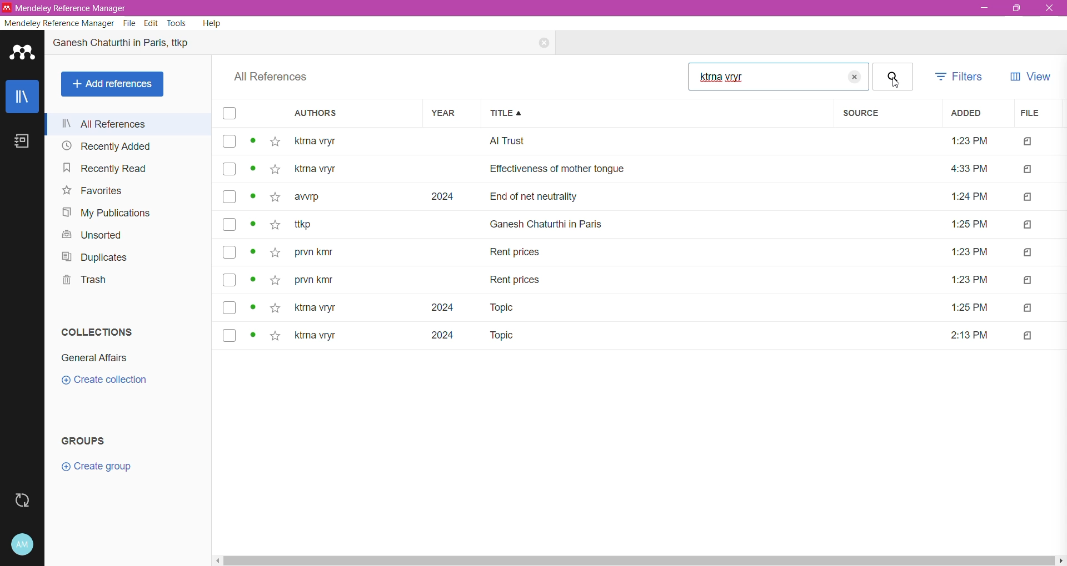  Describe the element at coordinates (230, 279) in the screenshot. I see `select reference ` at that location.